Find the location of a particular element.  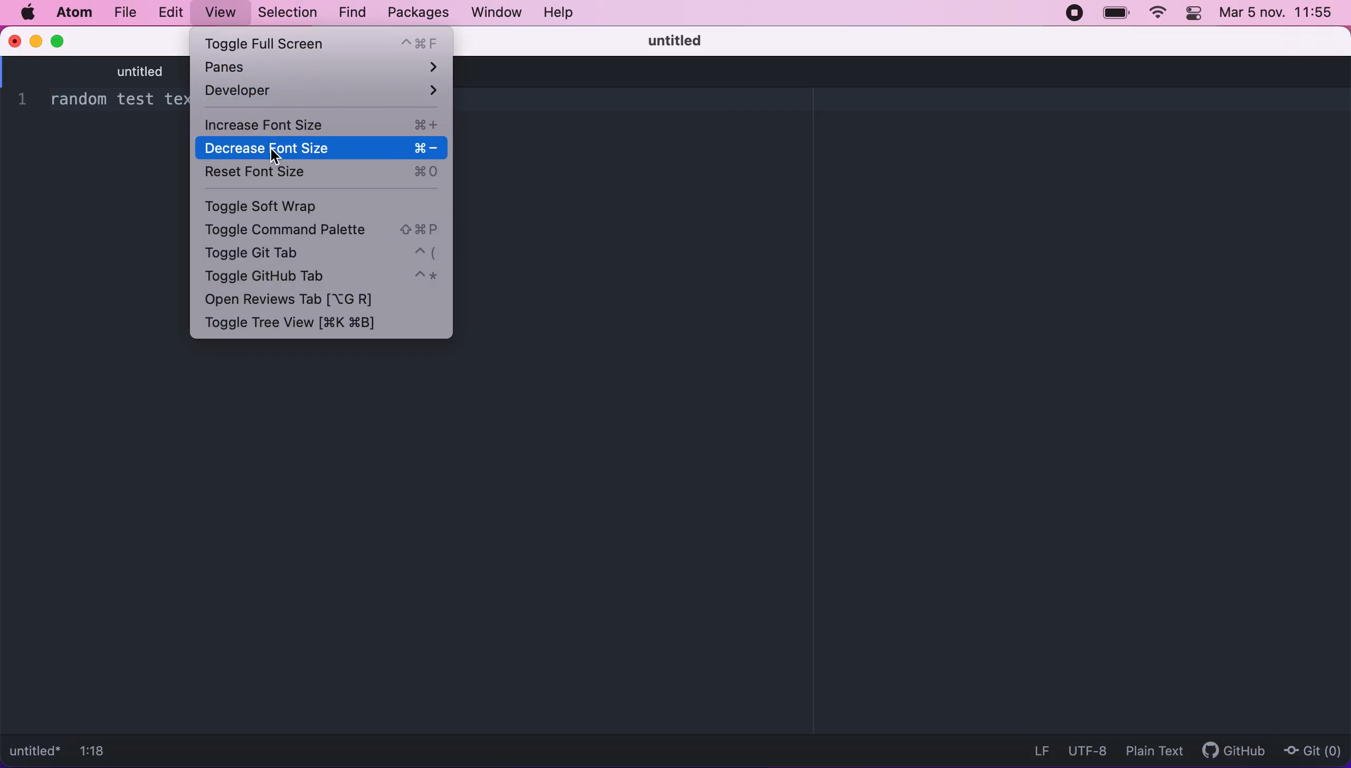

1:18 is located at coordinates (99, 749).